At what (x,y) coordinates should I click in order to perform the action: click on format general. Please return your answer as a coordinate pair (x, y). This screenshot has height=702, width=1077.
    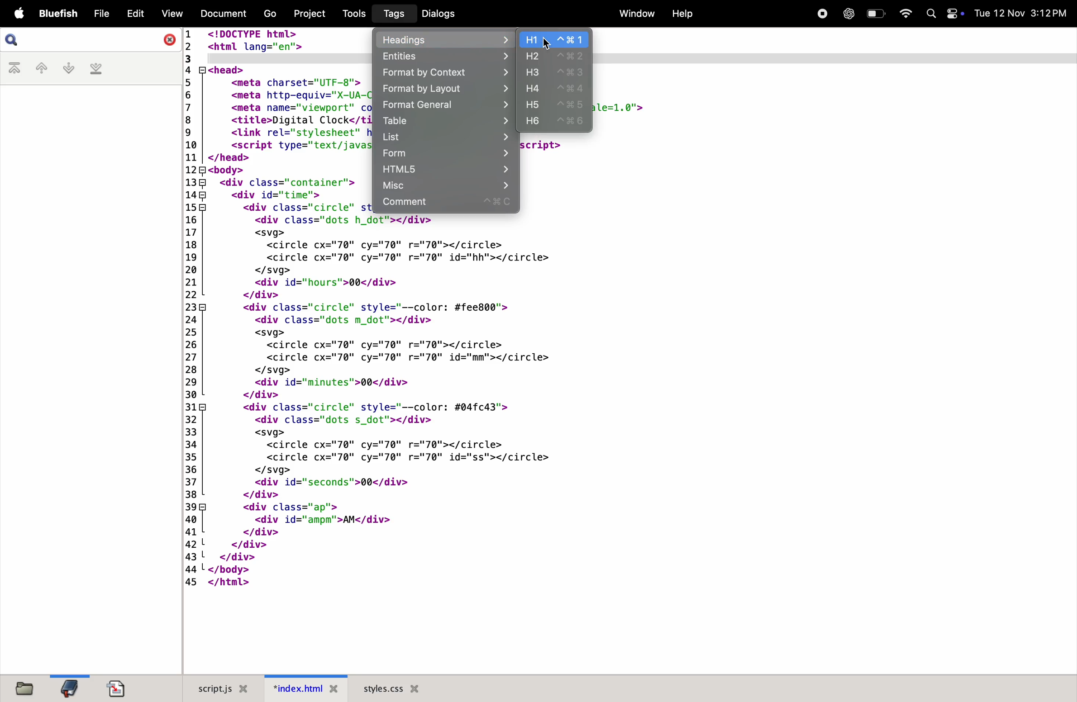
    Looking at the image, I should click on (444, 106).